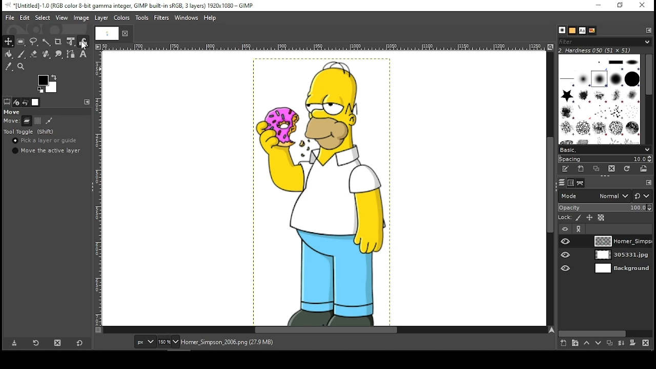  I want to click on layer 3, so click(623, 269).